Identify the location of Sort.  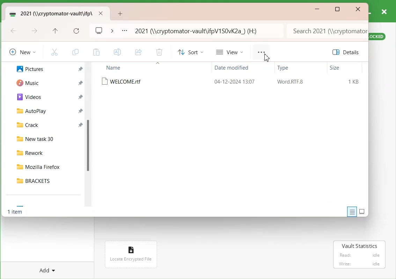
(189, 52).